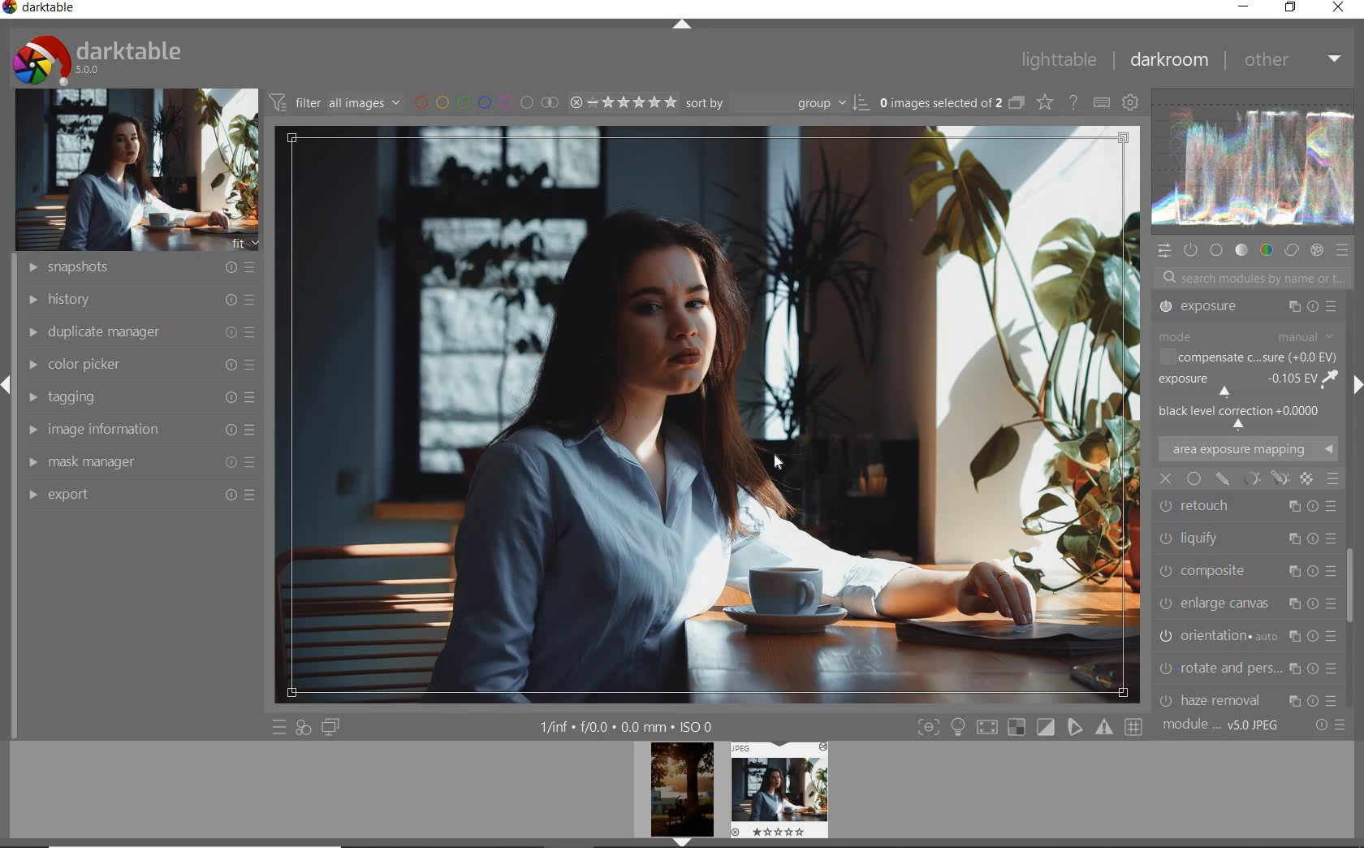  What do you see at coordinates (138, 332) in the screenshot?
I see `DUPLICATE MANAGER` at bounding box center [138, 332].